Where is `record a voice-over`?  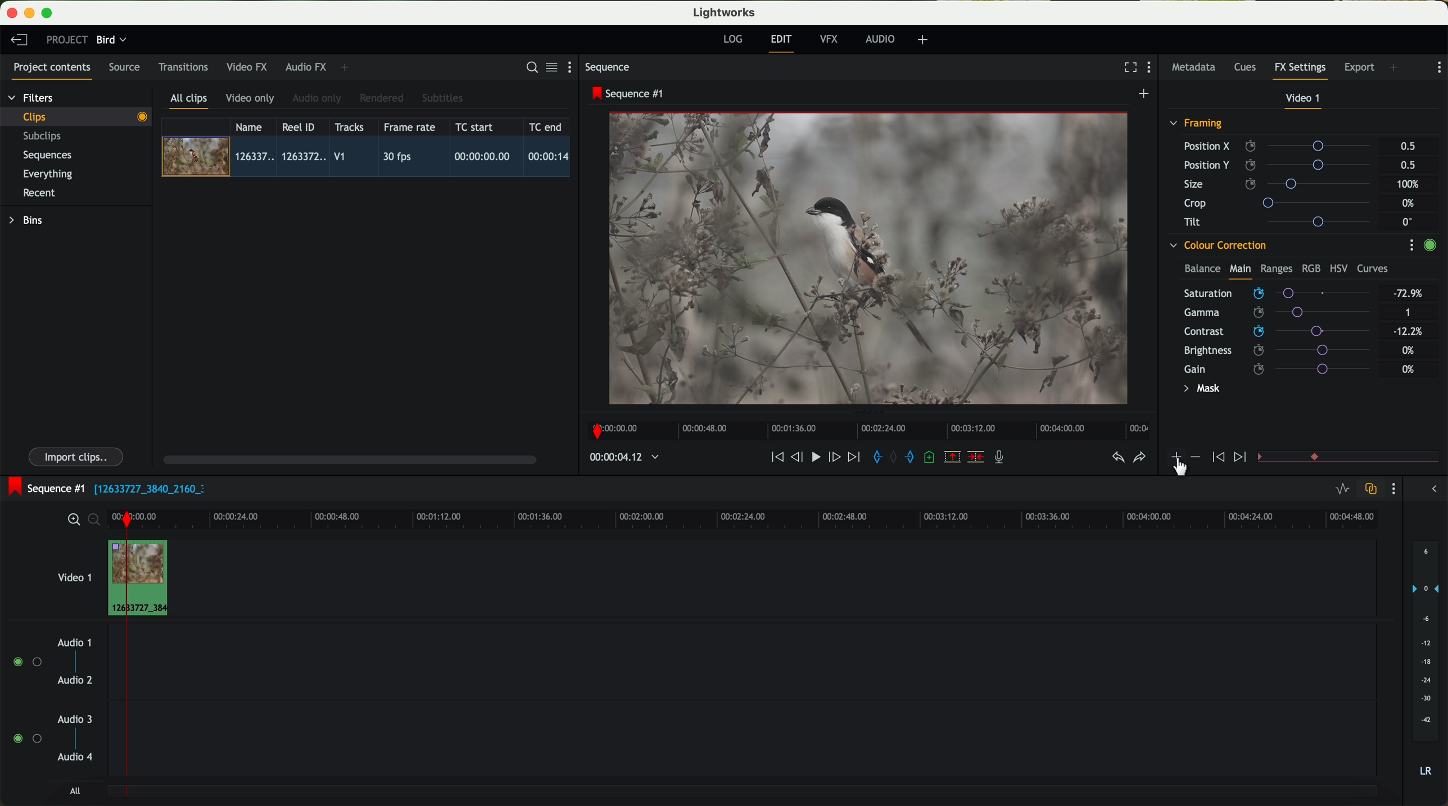
record a voice-over is located at coordinates (1003, 458).